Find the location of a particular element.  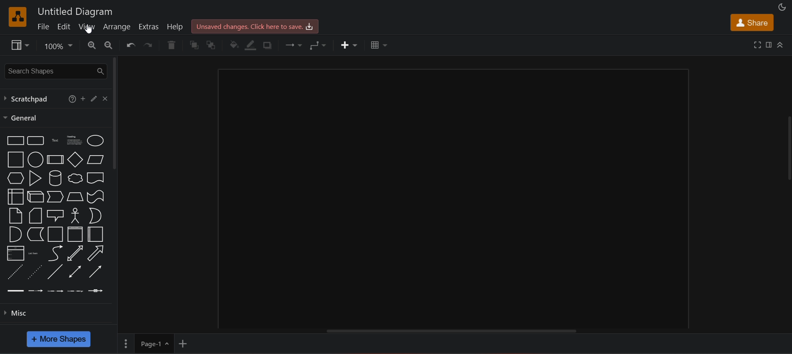

insert is located at coordinates (350, 45).